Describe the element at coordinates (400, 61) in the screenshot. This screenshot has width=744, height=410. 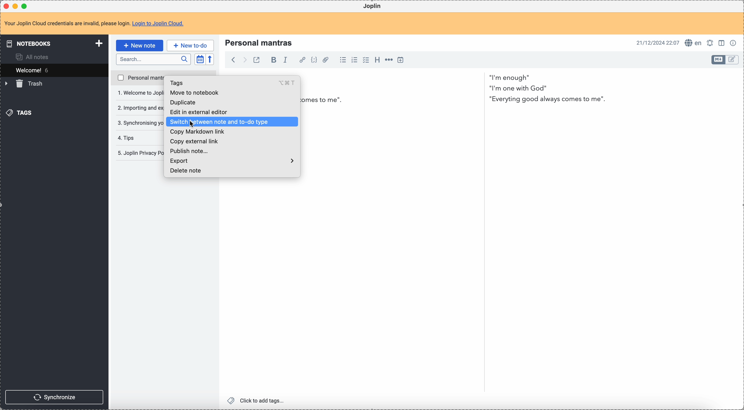
I see `insert time` at that location.